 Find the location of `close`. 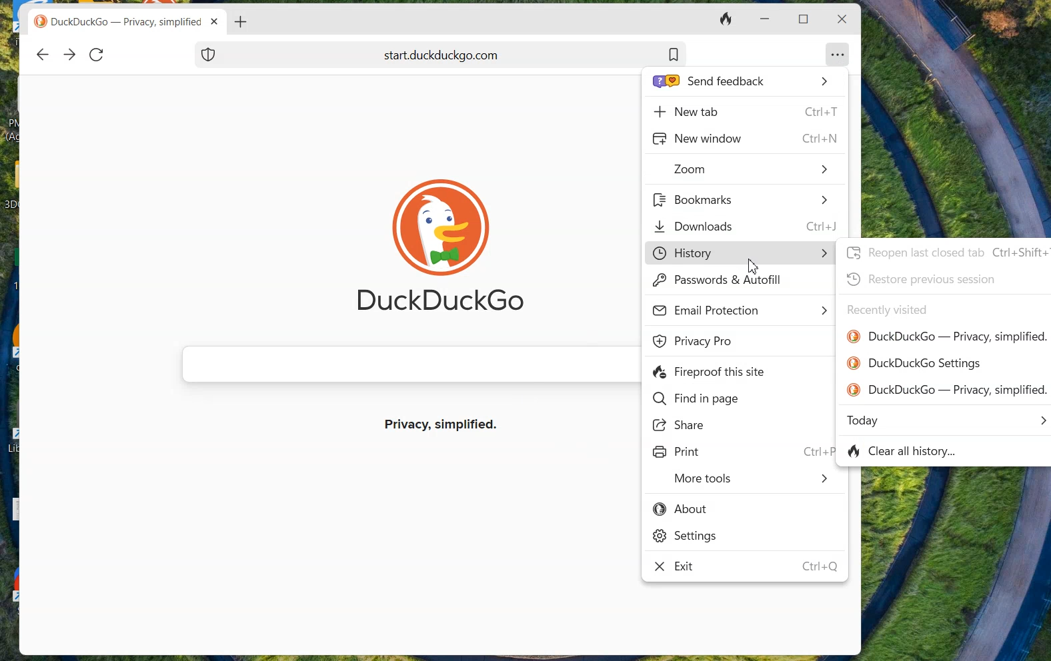

close is located at coordinates (840, 19).